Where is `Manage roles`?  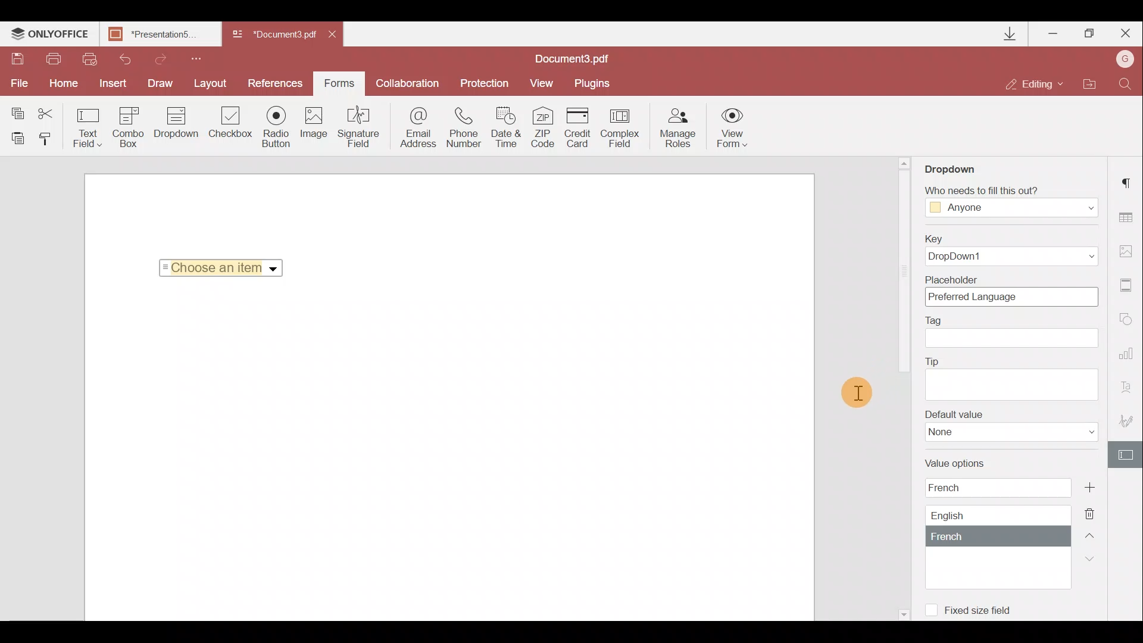
Manage roles is located at coordinates (677, 128).